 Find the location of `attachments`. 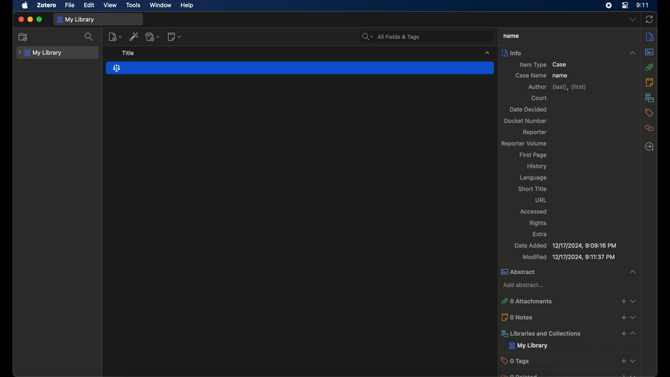

attachments is located at coordinates (649, 67).